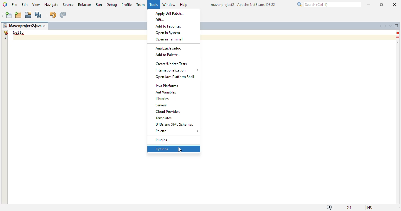 The width and height of the screenshot is (401, 211). I want to click on error, so click(397, 33).